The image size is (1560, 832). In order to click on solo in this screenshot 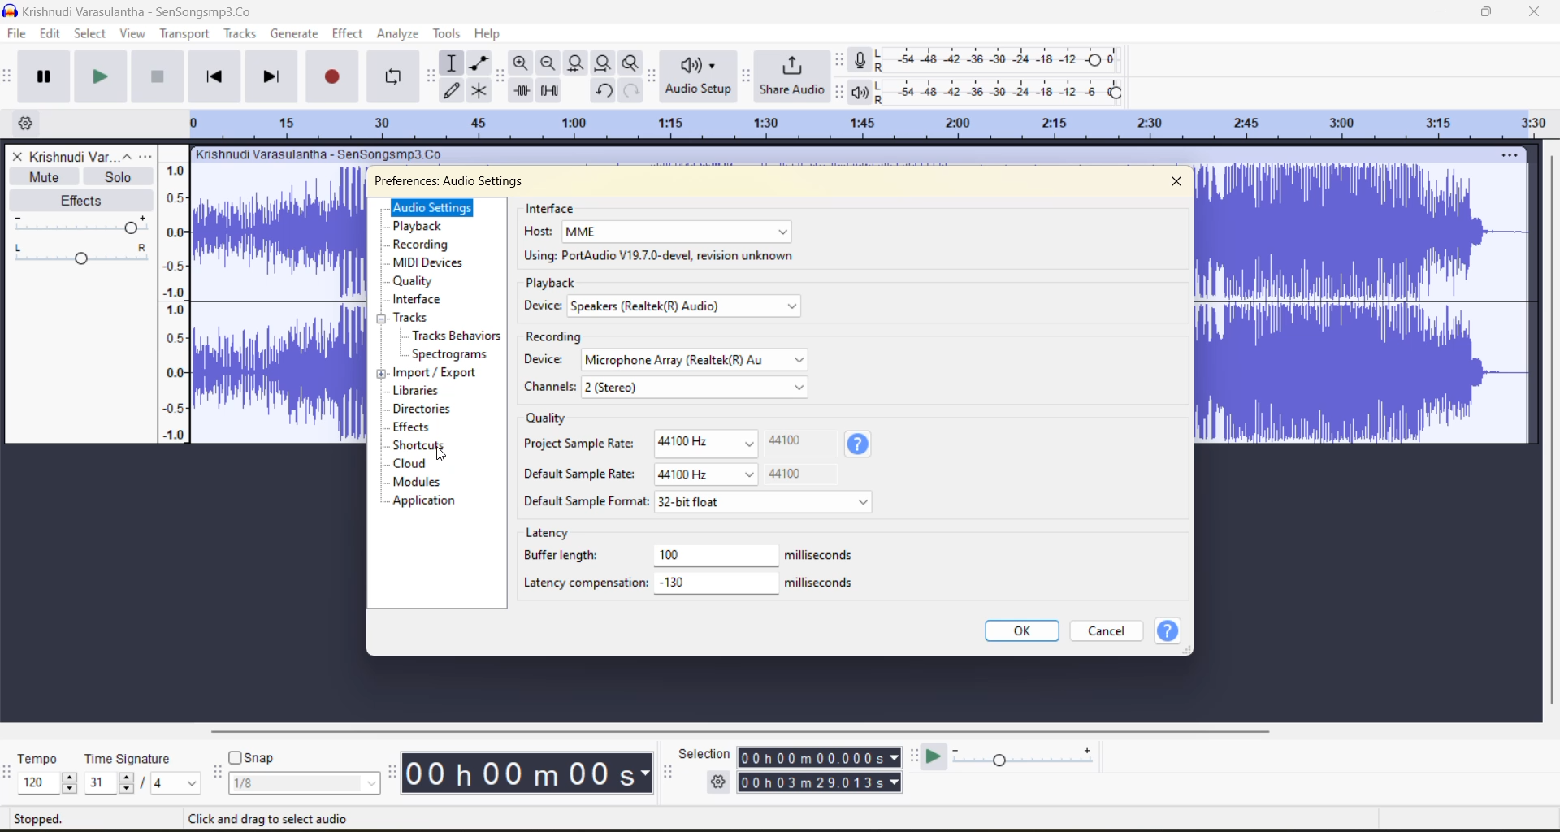, I will do `click(120, 178)`.